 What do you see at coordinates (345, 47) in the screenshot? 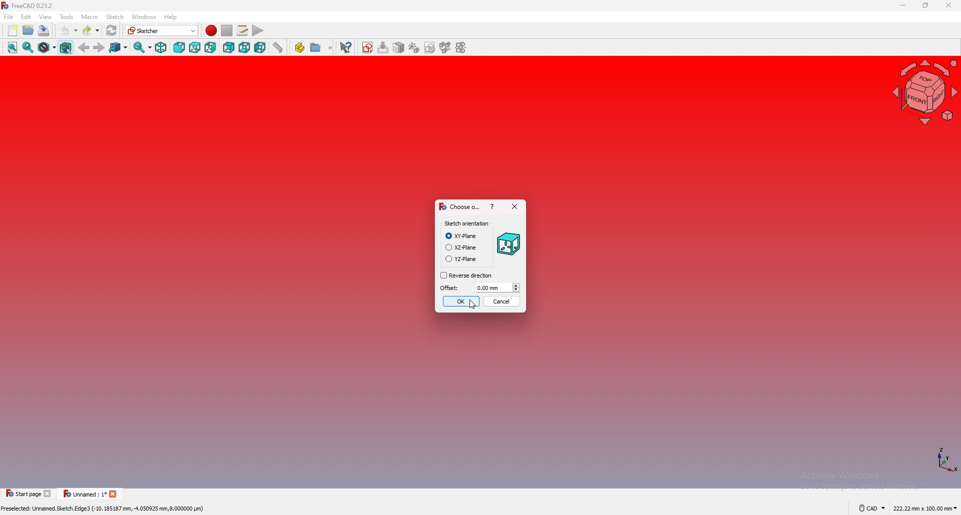
I see `what's this` at bounding box center [345, 47].